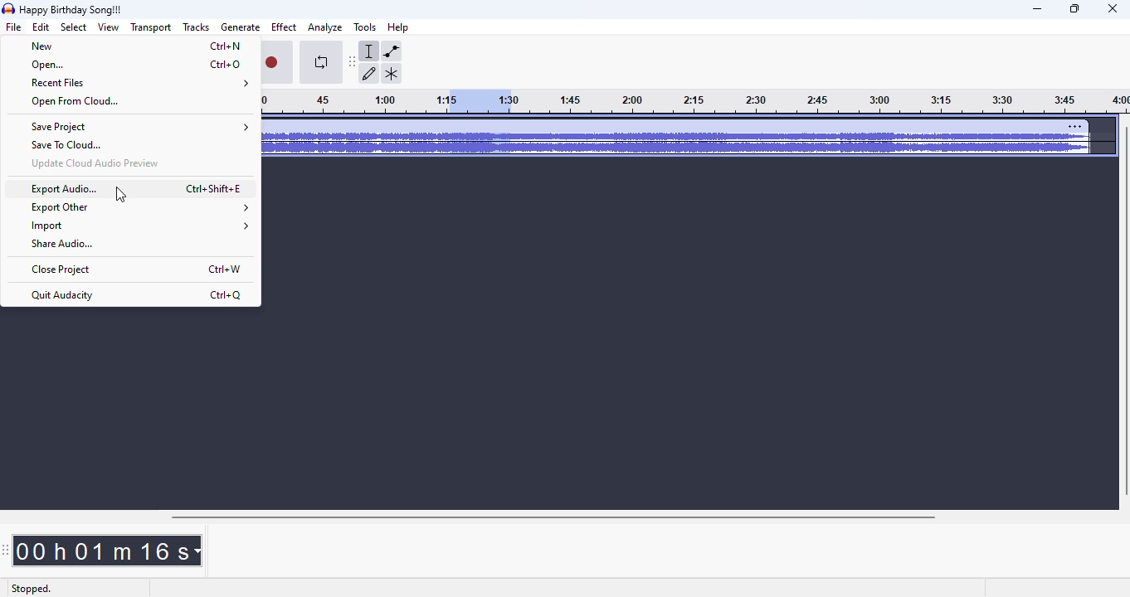 Image resolution: width=1130 pixels, height=597 pixels. What do you see at coordinates (226, 46) in the screenshot?
I see `shortcut for new` at bounding box center [226, 46].